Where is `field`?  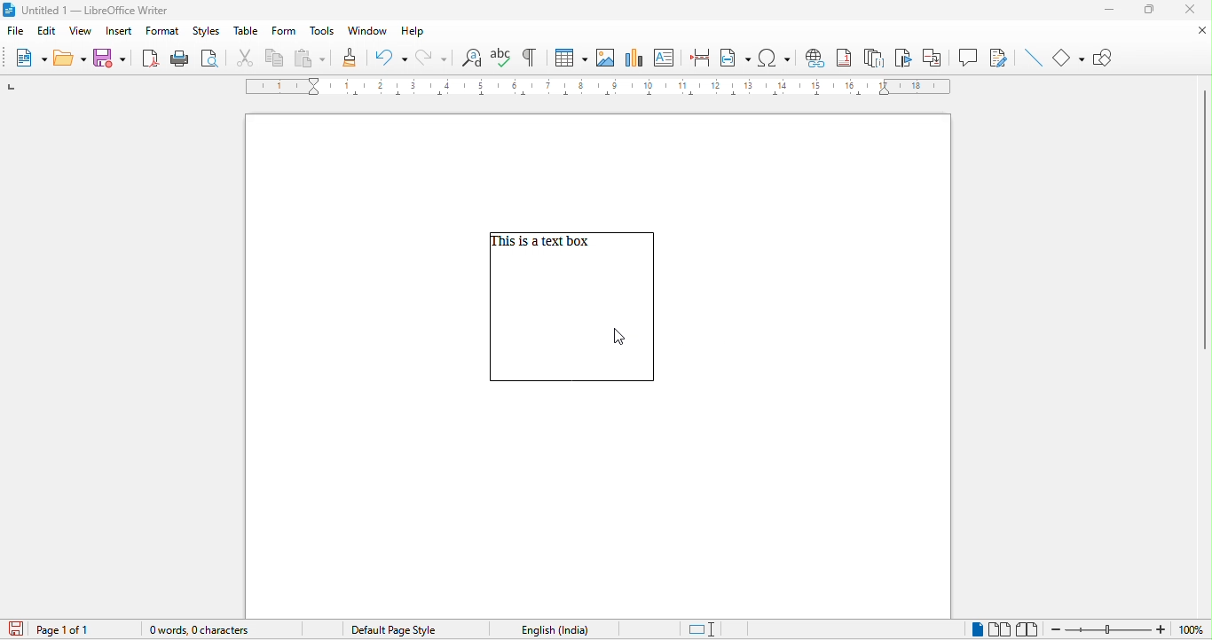 field is located at coordinates (736, 56).